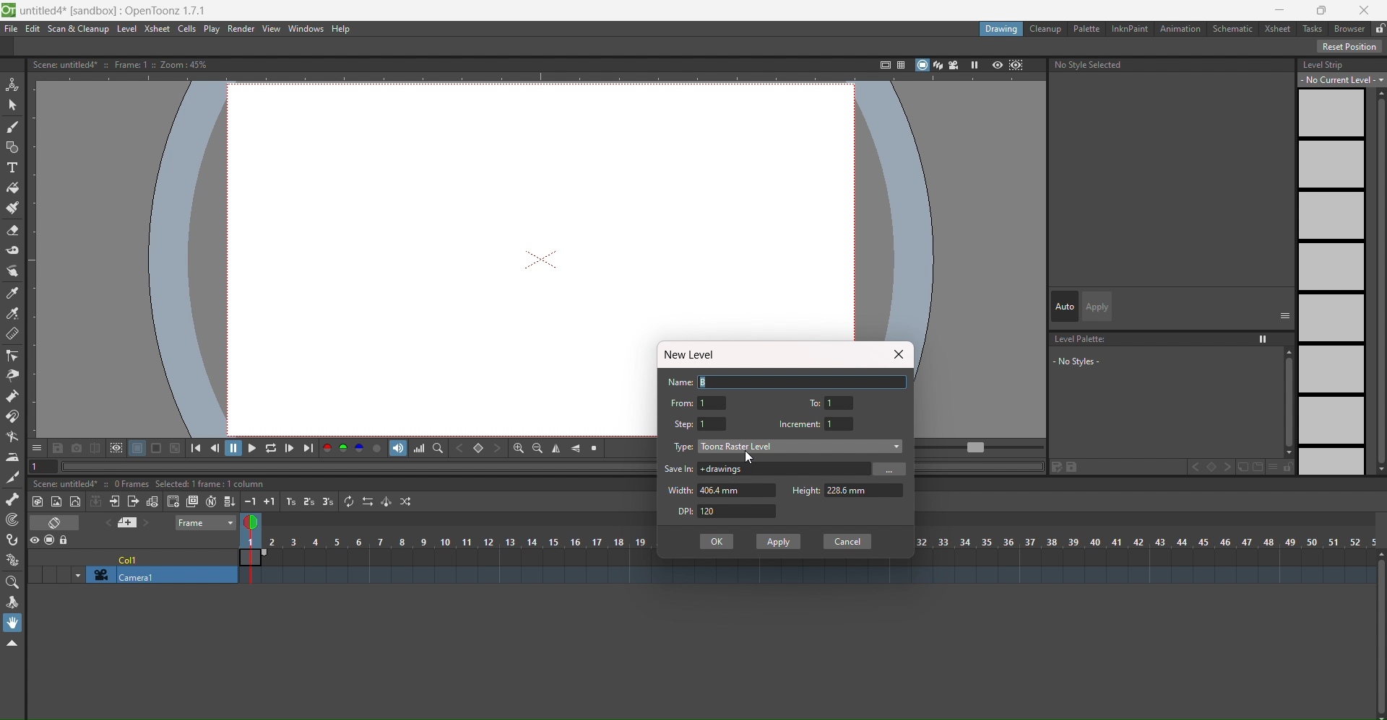  Describe the element at coordinates (11, 396) in the screenshot. I see `pump tool` at that location.